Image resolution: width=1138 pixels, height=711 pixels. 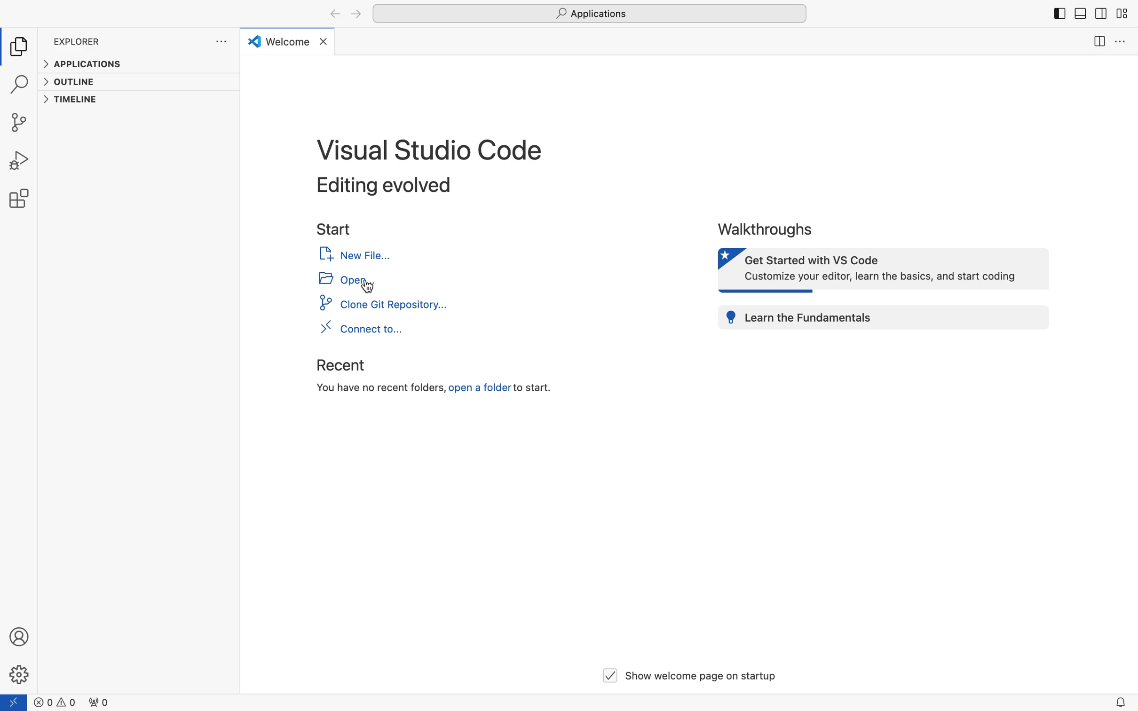 What do you see at coordinates (22, 197) in the screenshot?
I see `extension` at bounding box center [22, 197].